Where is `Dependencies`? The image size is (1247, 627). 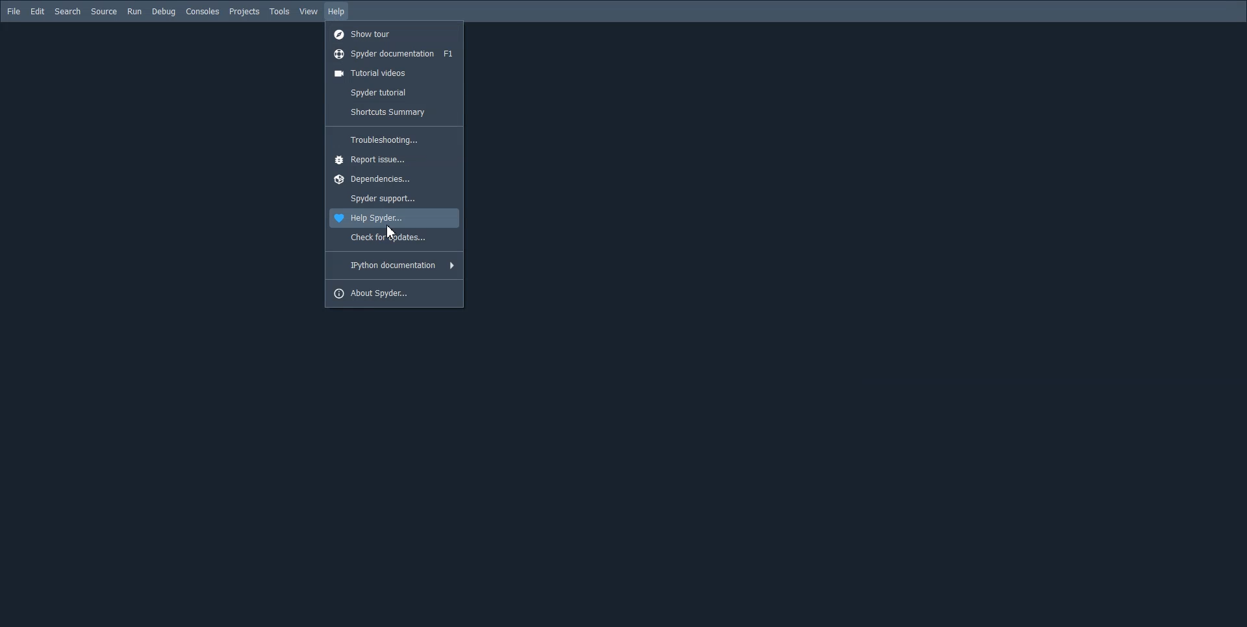 Dependencies is located at coordinates (392, 179).